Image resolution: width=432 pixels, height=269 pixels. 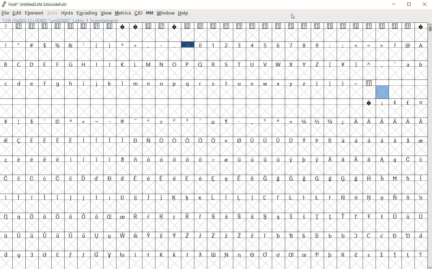 I want to click on glyph, so click(x=84, y=178).